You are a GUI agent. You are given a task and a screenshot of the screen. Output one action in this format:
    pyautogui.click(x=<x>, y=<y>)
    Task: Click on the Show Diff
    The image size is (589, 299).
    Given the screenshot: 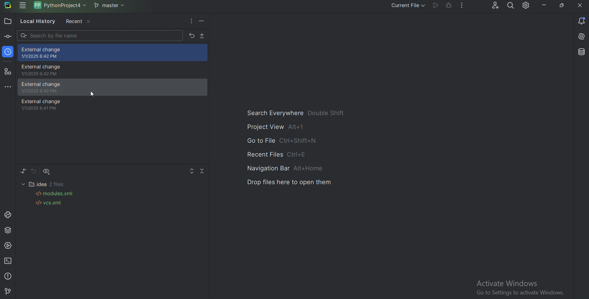 What is the action you would take?
    pyautogui.click(x=23, y=171)
    